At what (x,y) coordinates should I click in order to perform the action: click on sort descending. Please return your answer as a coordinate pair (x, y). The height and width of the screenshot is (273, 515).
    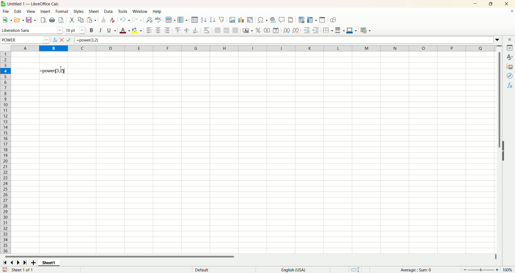
    Looking at the image, I should click on (213, 20).